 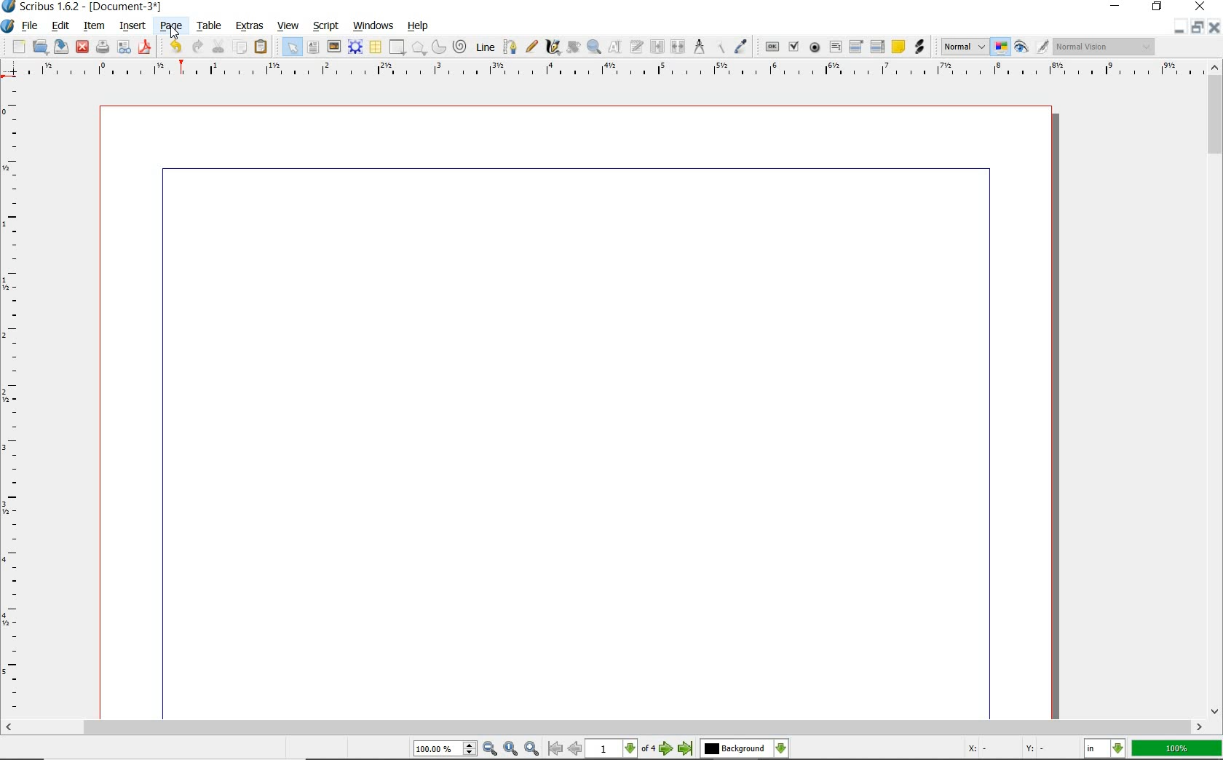 I want to click on Zoom In, so click(x=531, y=749).